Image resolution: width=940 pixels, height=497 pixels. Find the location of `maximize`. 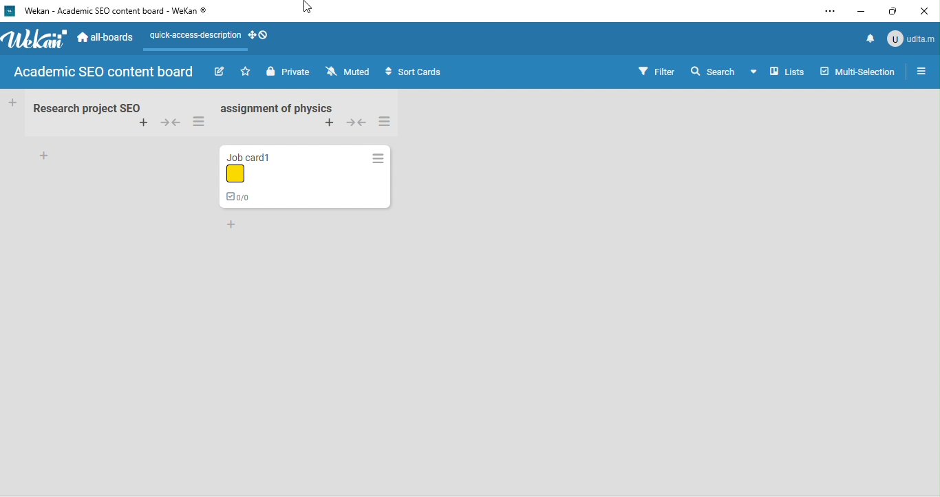

maximize is located at coordinates (899, 12).